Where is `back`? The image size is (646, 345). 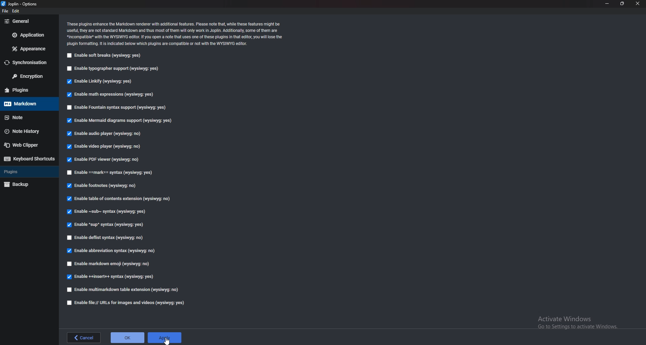
back is located at coordinates (84, 338).